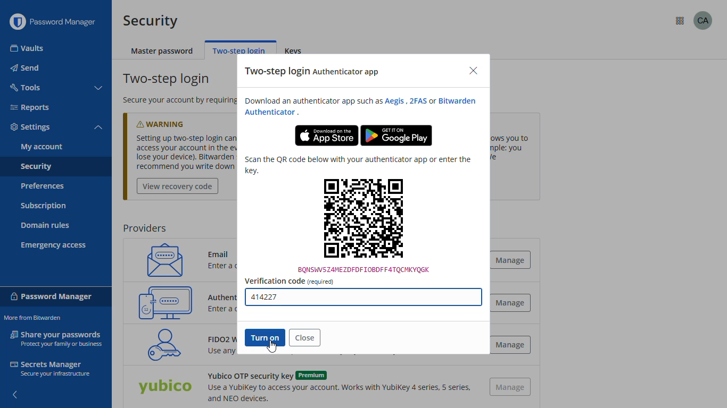 The image size is (727, 408). What do you see at coordinates (264, 337) in the screenshot?
I see `turn on` at bounding box center [264, 337].